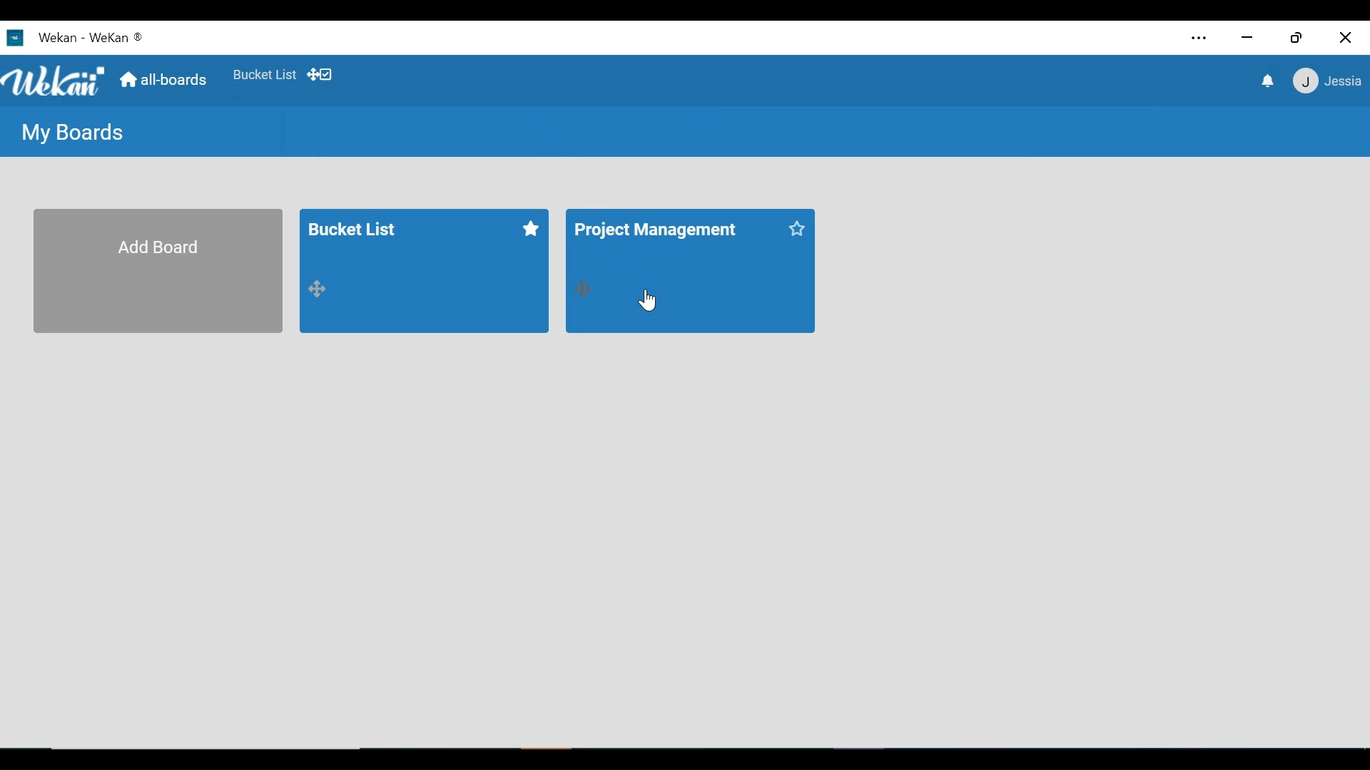 The width and height of the screenshot is (1370, 770). What do you see at coordinates (56, 83) in the screenshot?
I see `Wekan logo` at bounding box center [56, 83].